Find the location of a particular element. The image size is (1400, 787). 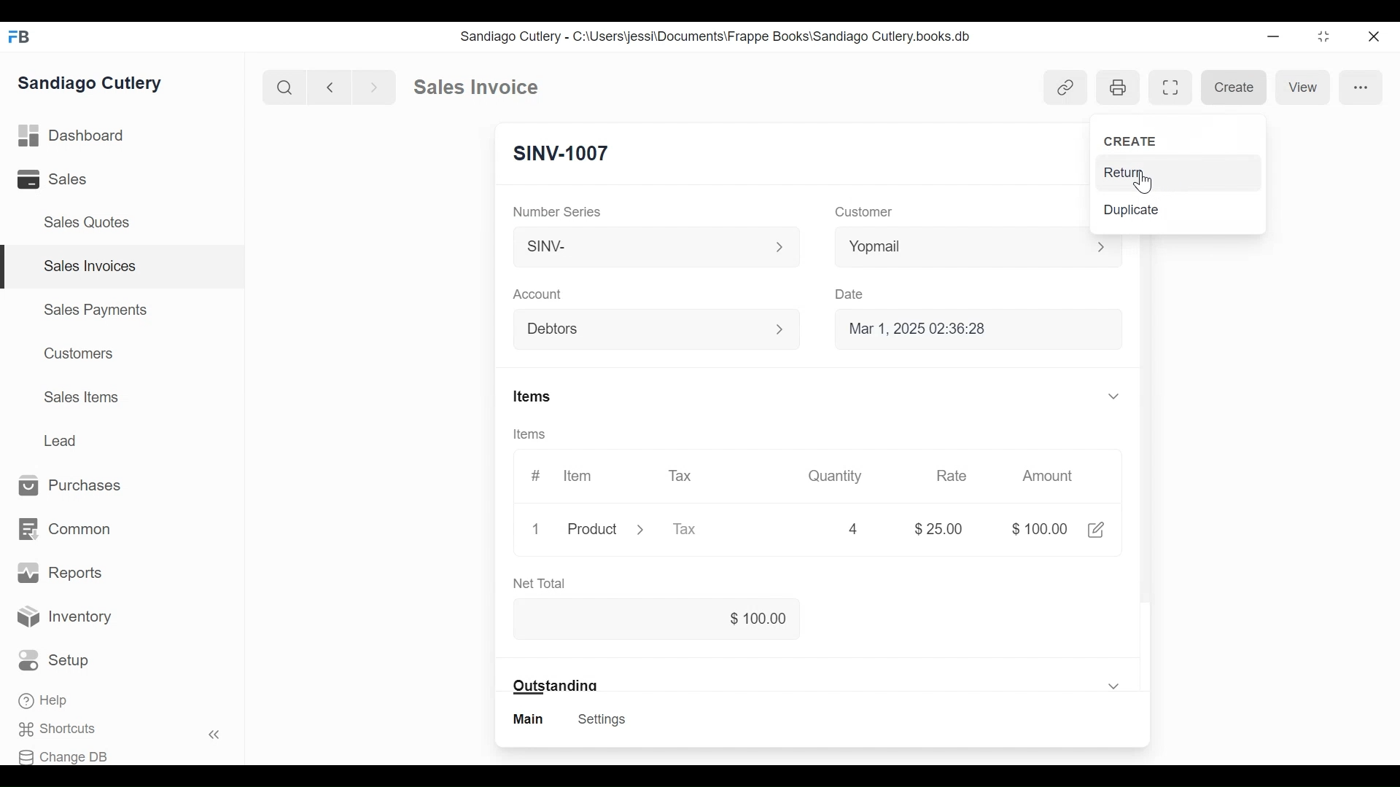

Sales Quotes is located at coordinates (89, 222).